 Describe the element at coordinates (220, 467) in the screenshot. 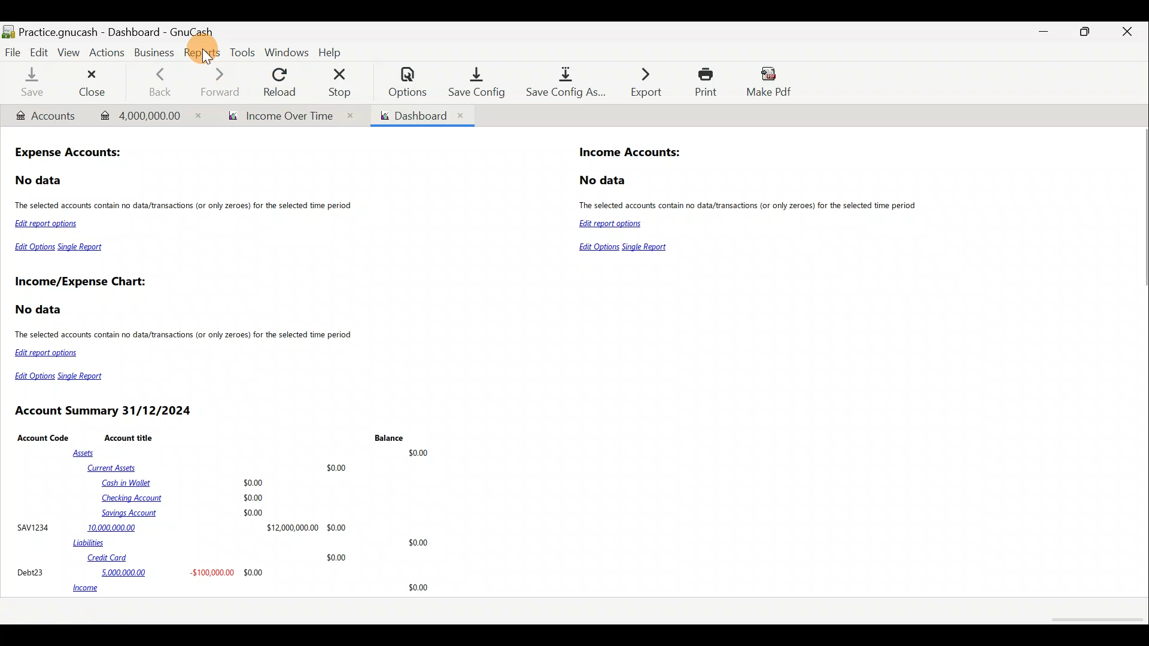

I see `Current Assets $0.00` at that location.